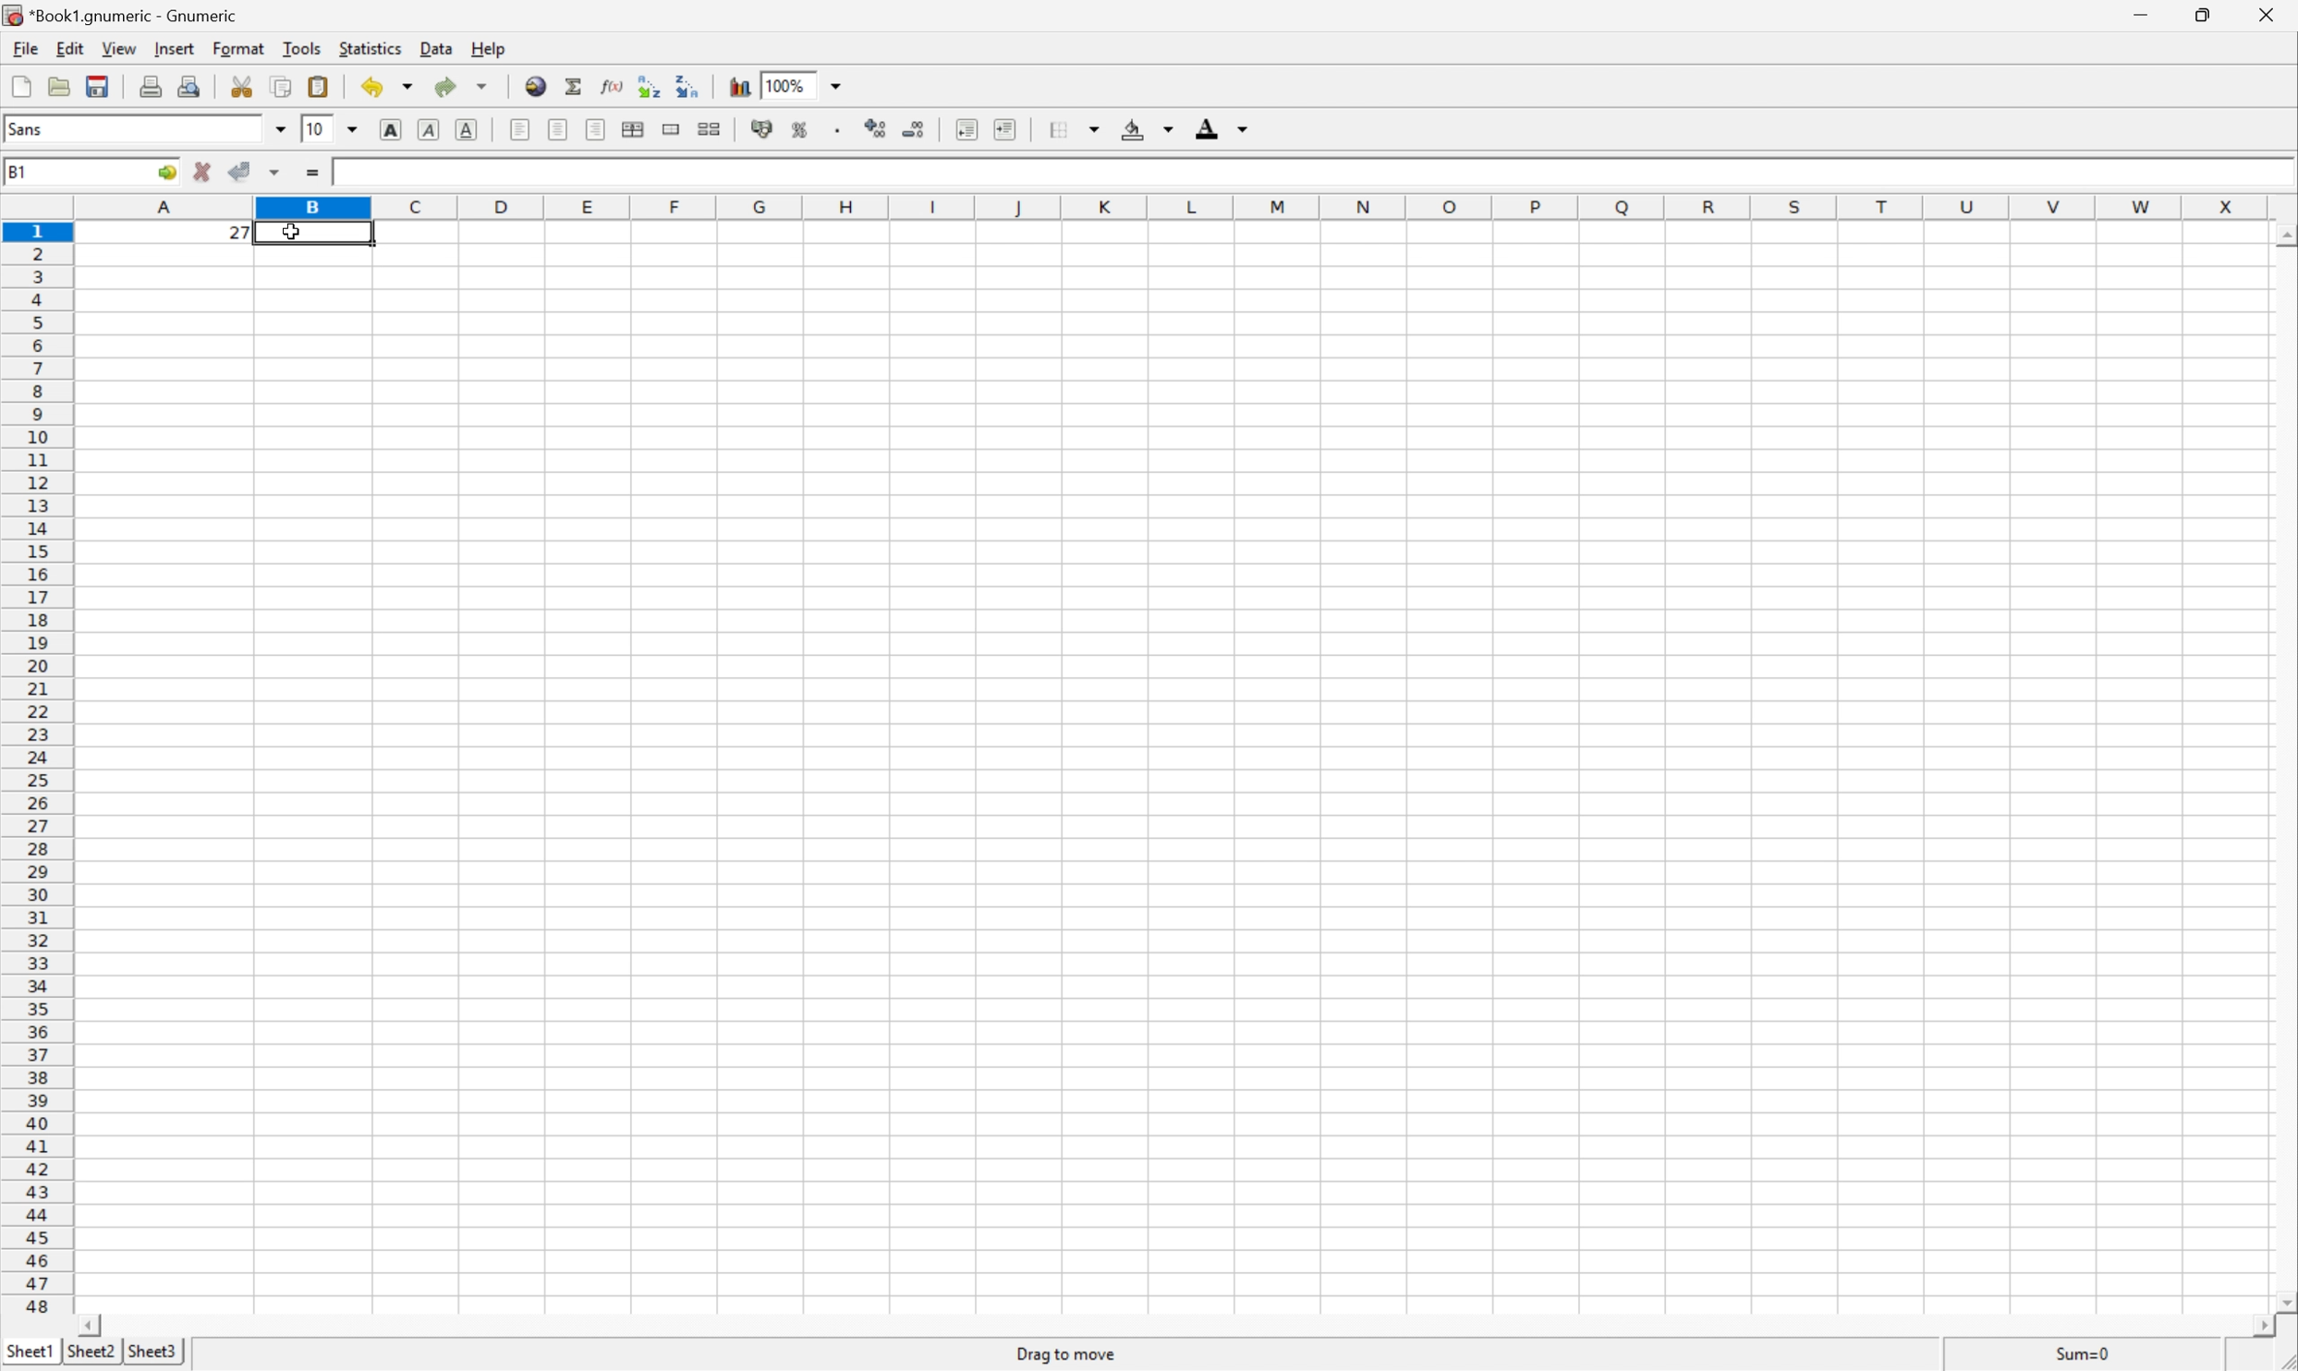 The width and height of the screenshot is (2298, 1371). What do you see at coordinates (300, 46) in the screenshot?
I see `Tools` at bounding box center [300, 46].